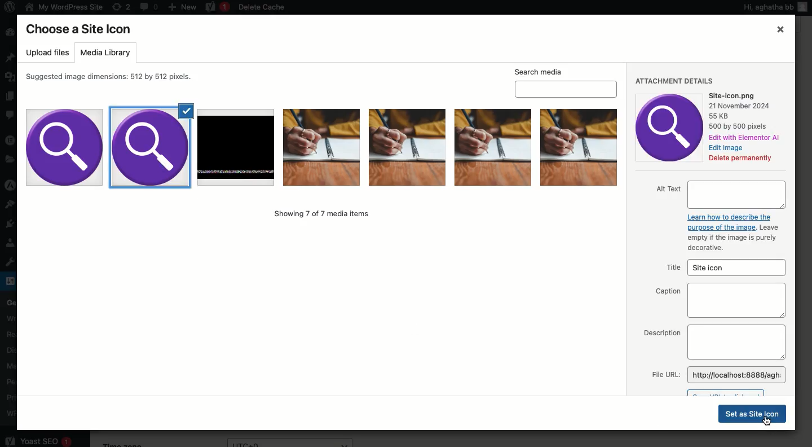 This screenshot has height=447, width=812. What do you see at coordinates (9, 33) in the screenshot?
I see `Dashboard` at bounding box center [9, 33].